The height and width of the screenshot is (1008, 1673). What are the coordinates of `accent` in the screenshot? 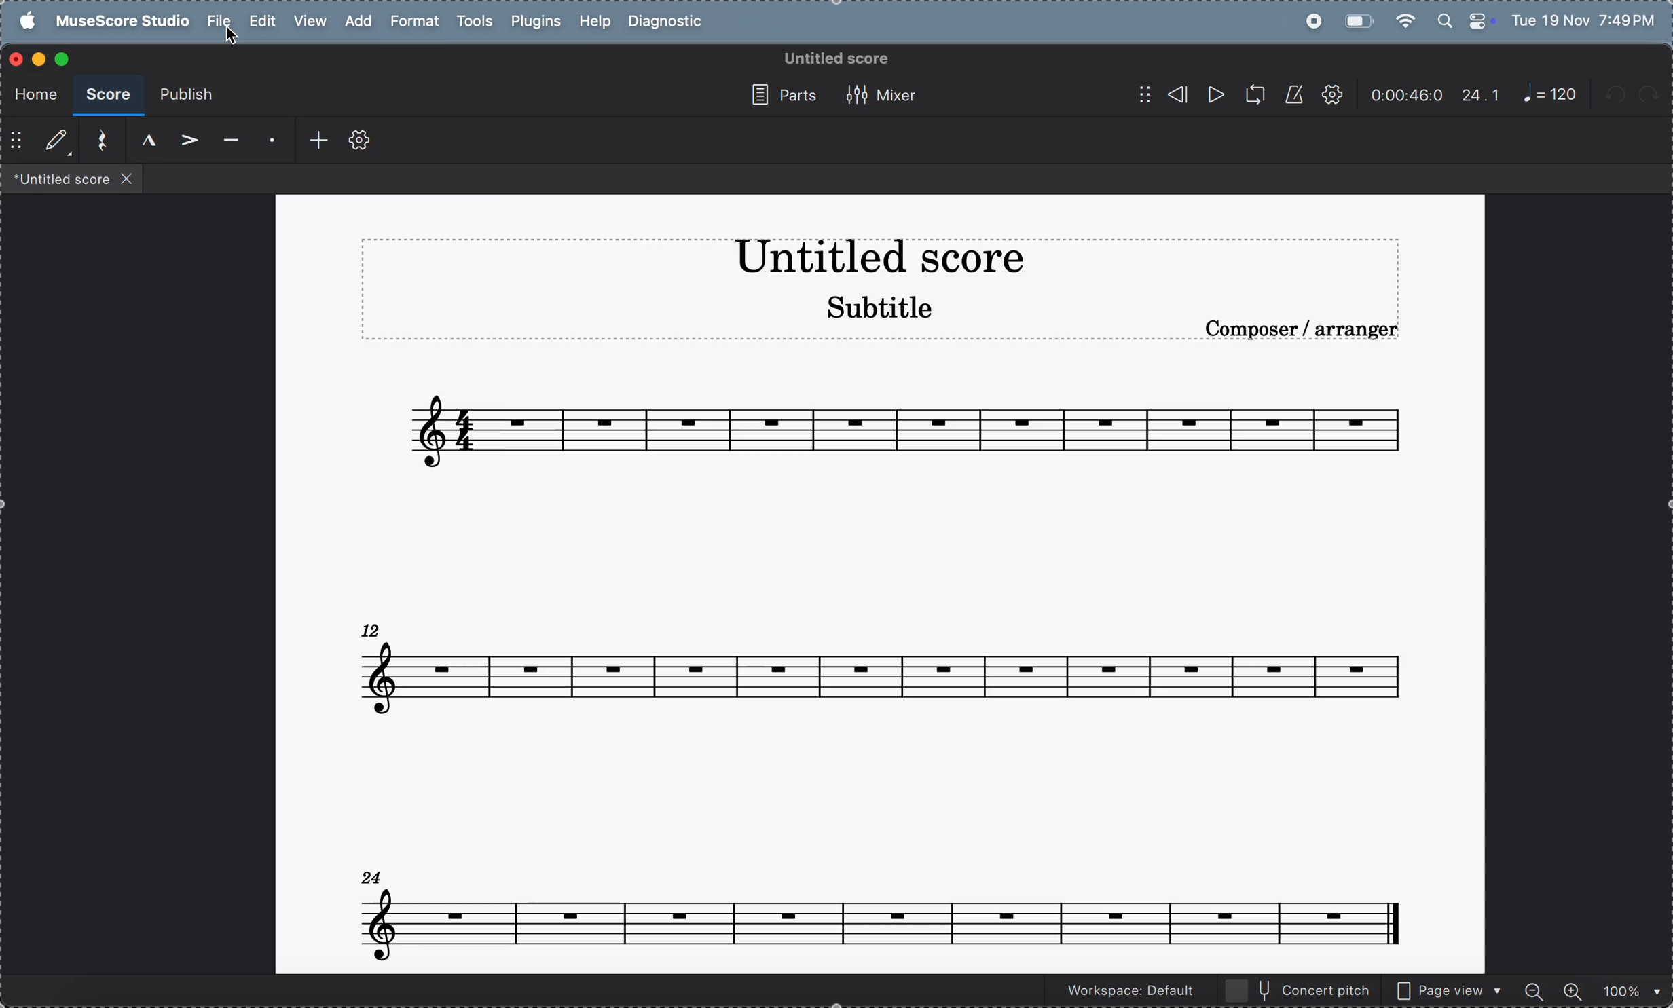 It's located at (185, 141).